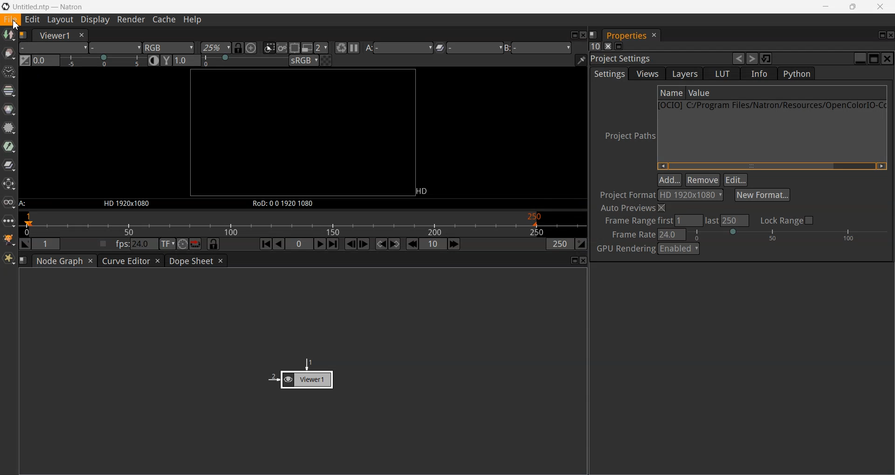  What do you see at coordinates (433, 244) in the screenshot?
I see `Frame Increment` at bounding box center [433, 244].